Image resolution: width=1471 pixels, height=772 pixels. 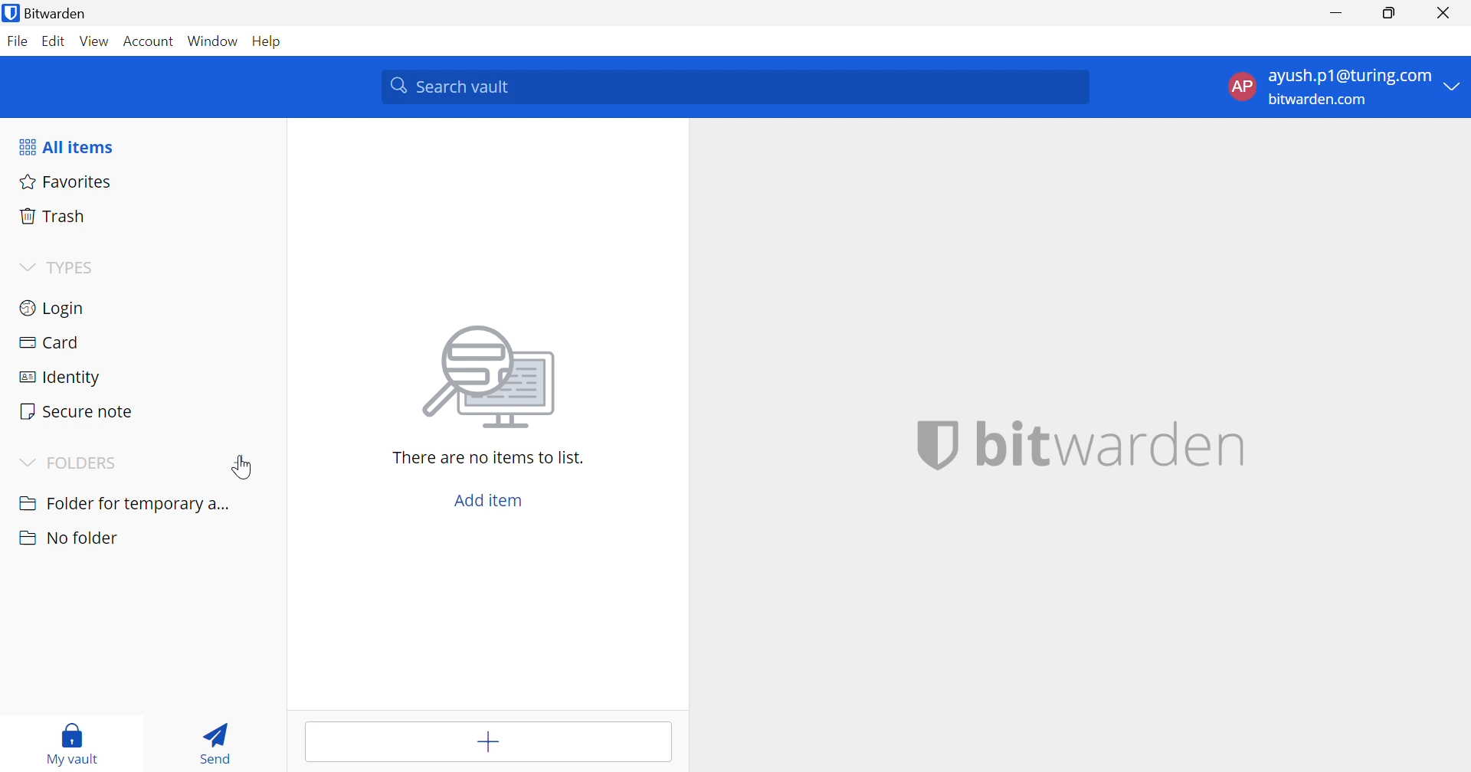 What do you see at coordinates (486, 378) in the screenshot?
I see `image` at bounding box center [486, 378].